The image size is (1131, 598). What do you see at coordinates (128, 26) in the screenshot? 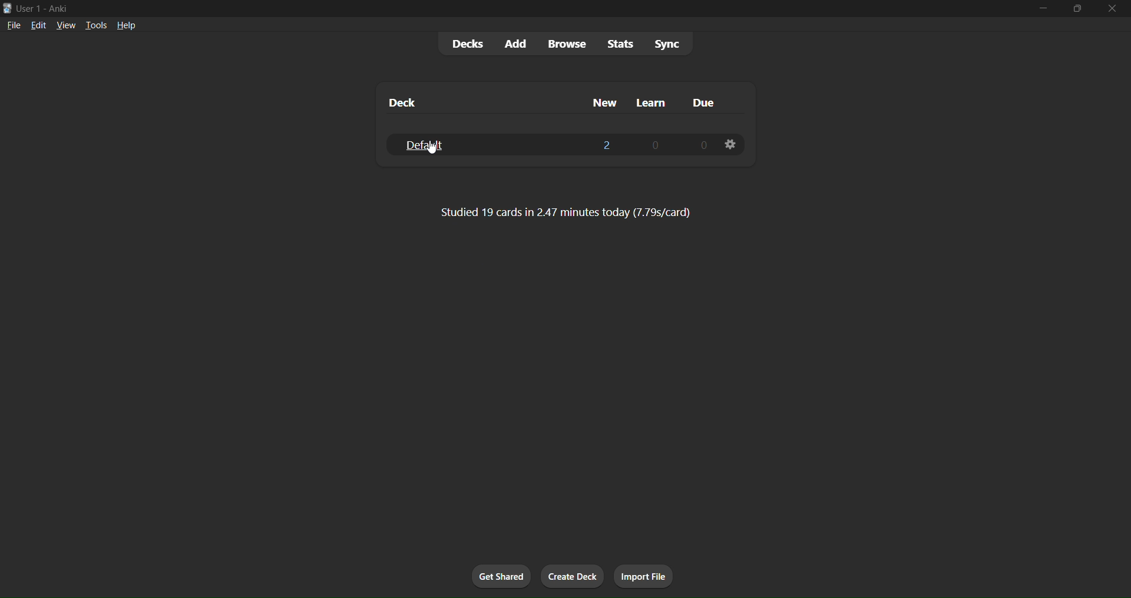
I see `help` at bounding box center [128, 26].